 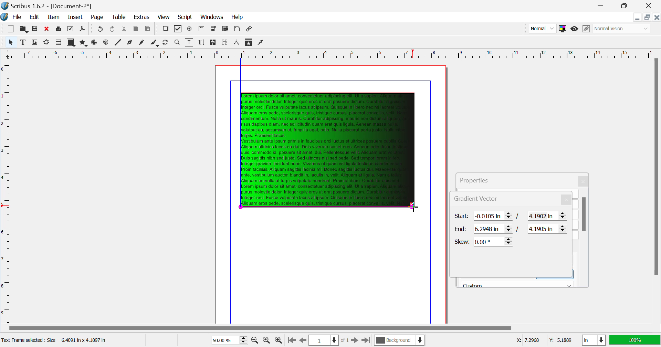 What do you see at coordinates (119, 18) in the screenshot?
I see `Table` at bounding box center [119, 18].